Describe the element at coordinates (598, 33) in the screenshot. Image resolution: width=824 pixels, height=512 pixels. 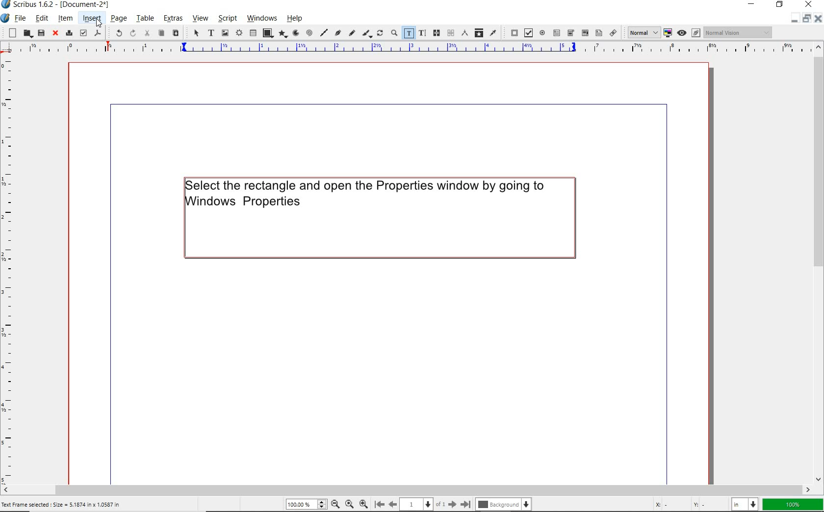
I see `Text annotation` at that location.